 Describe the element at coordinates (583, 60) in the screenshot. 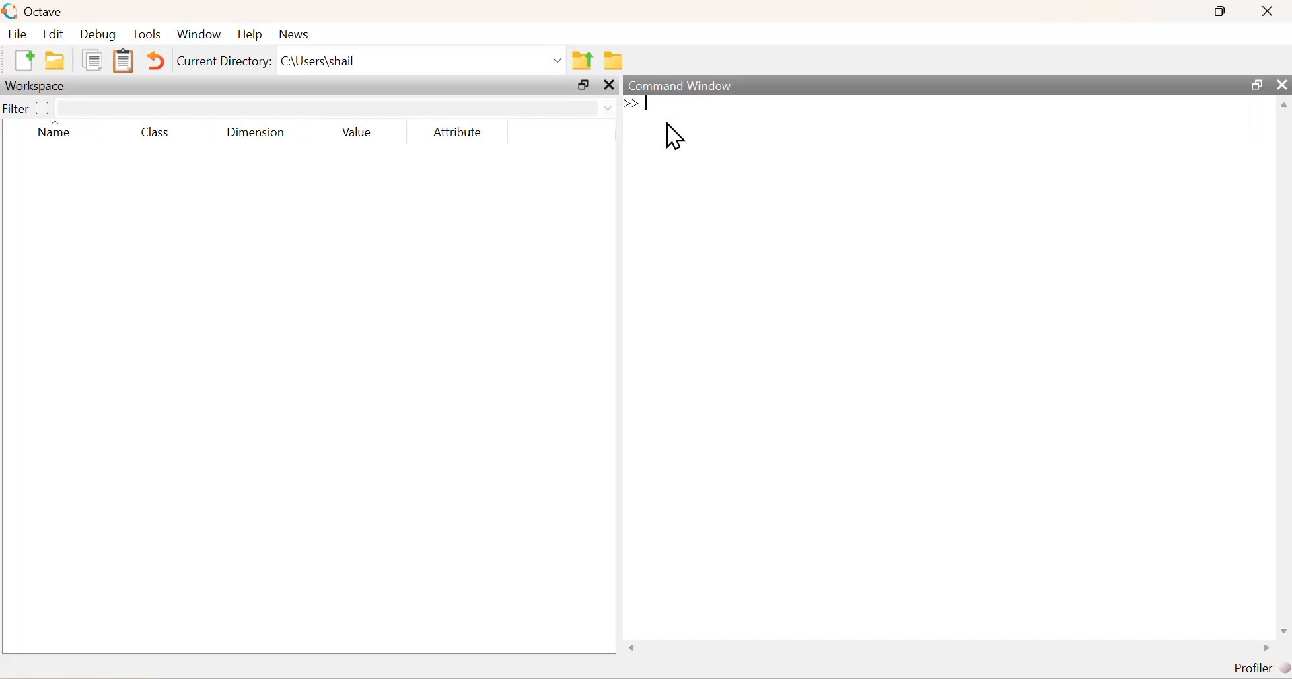

I see `parent directory` at that location.